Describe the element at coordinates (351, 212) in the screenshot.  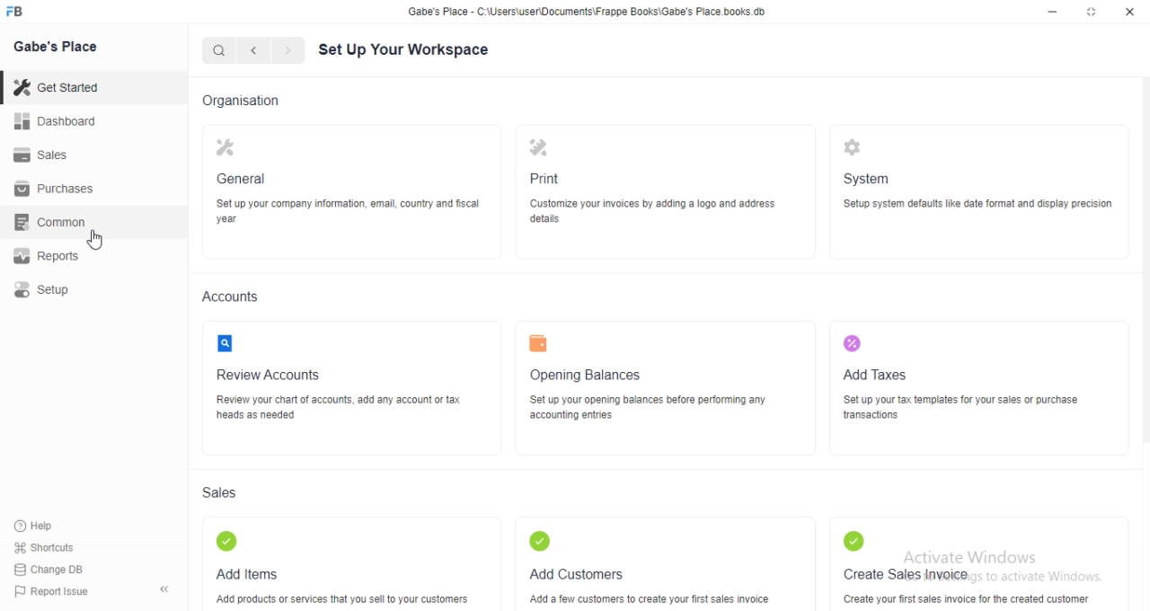
I see `Setup your ‘company information. email\ email. country and fiscal` at that location.